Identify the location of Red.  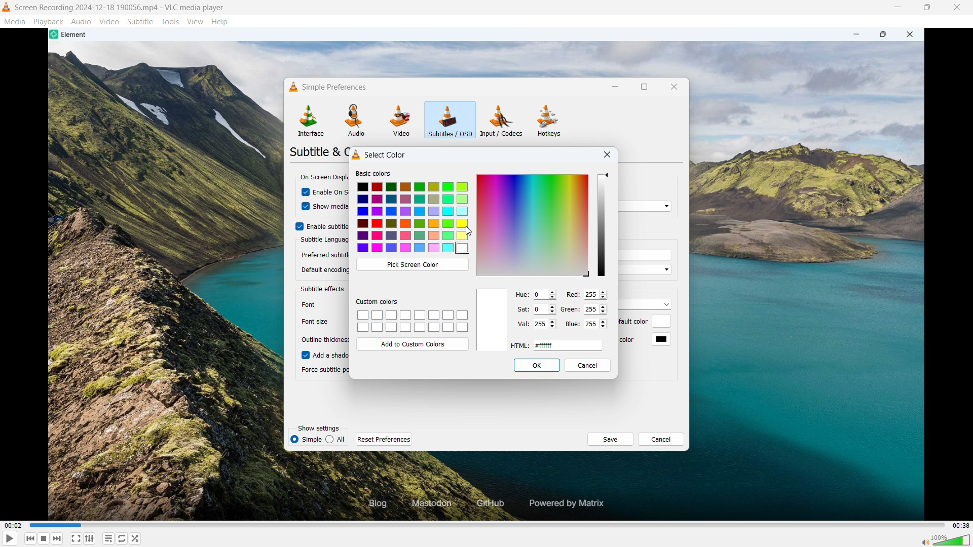
(571, 294).